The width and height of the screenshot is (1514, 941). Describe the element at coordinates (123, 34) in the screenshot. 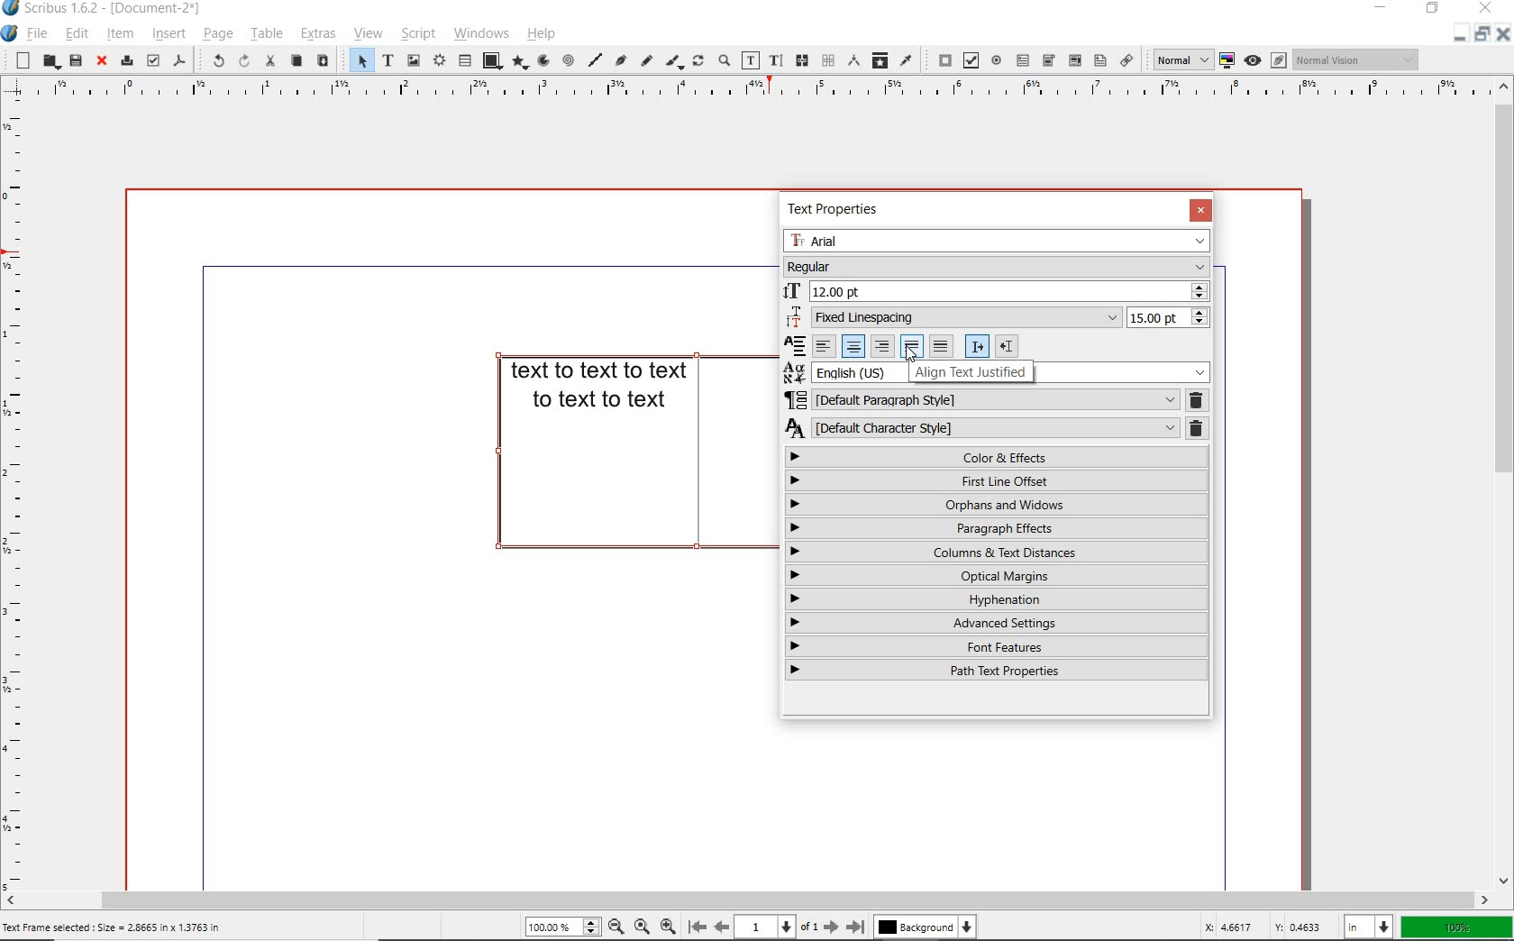

I see `item` at that location.